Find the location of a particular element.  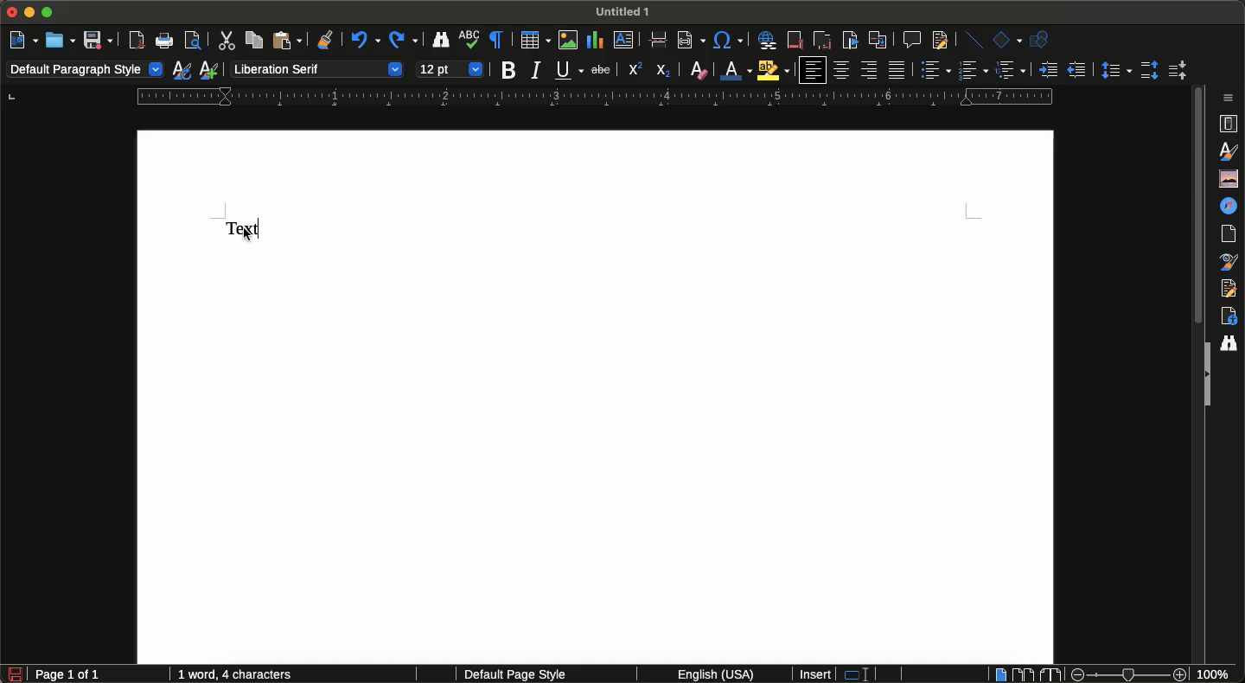

Insert comment is located at coordinates (910, 39).